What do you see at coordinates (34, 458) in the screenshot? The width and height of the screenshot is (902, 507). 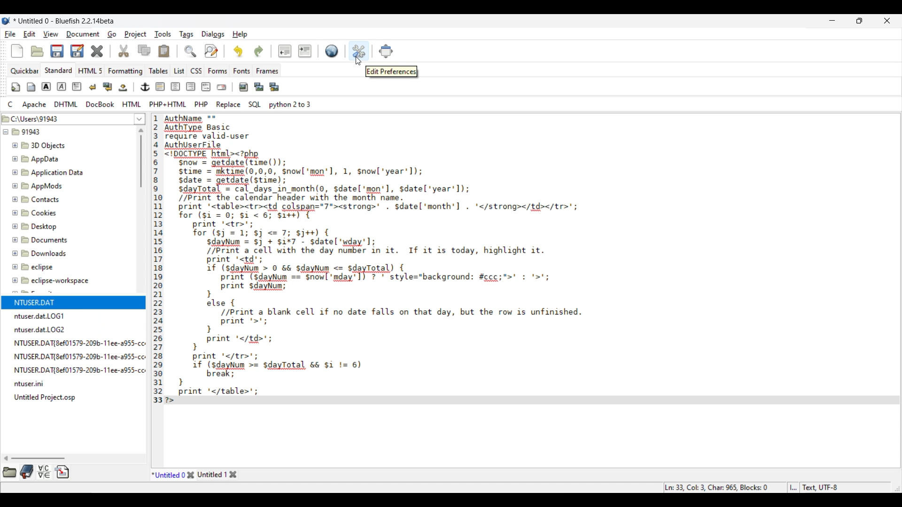 I see `Horizontal slide bar` at bounding box center [34, 458].